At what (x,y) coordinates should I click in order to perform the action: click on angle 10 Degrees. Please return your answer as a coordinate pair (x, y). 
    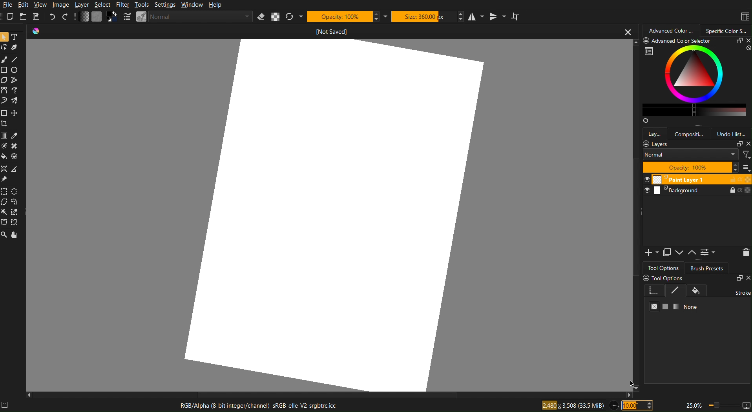
    Looking at the image, I should click on (638, 405).